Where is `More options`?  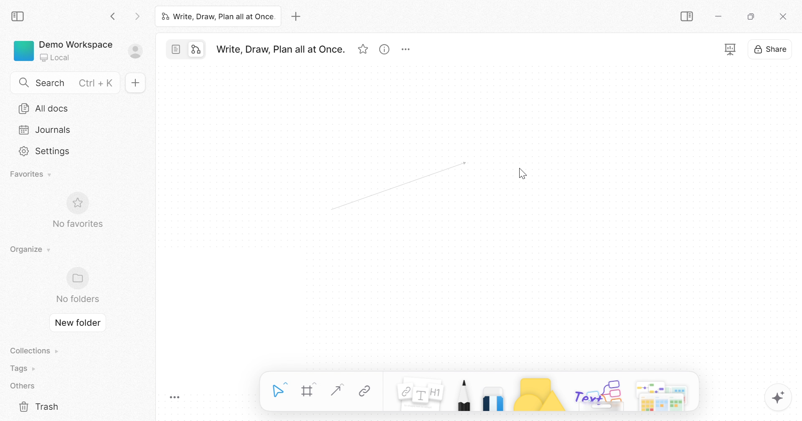
More options is located at coordinates (663, 394).